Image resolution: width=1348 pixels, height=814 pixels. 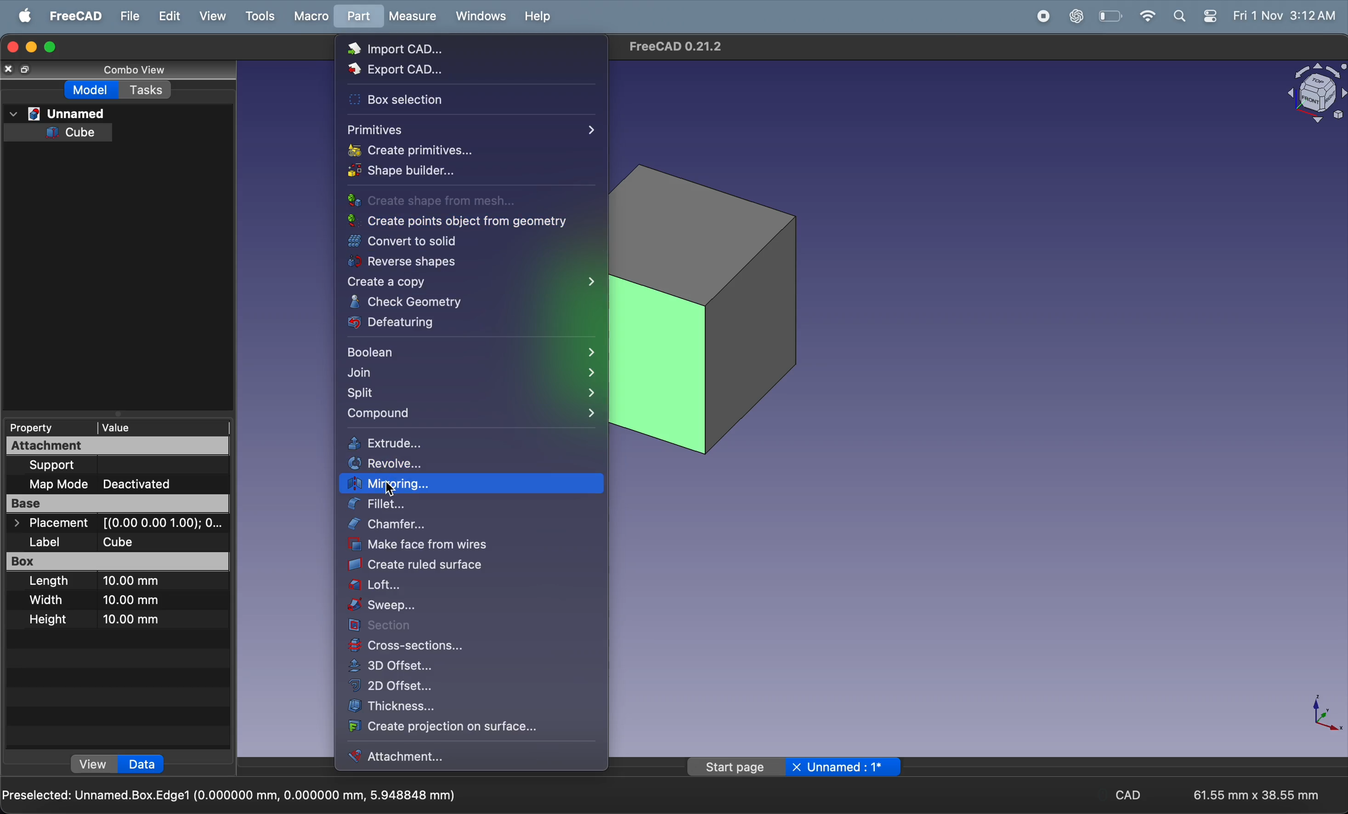 I want to click on view, so click(x=212, y=16).